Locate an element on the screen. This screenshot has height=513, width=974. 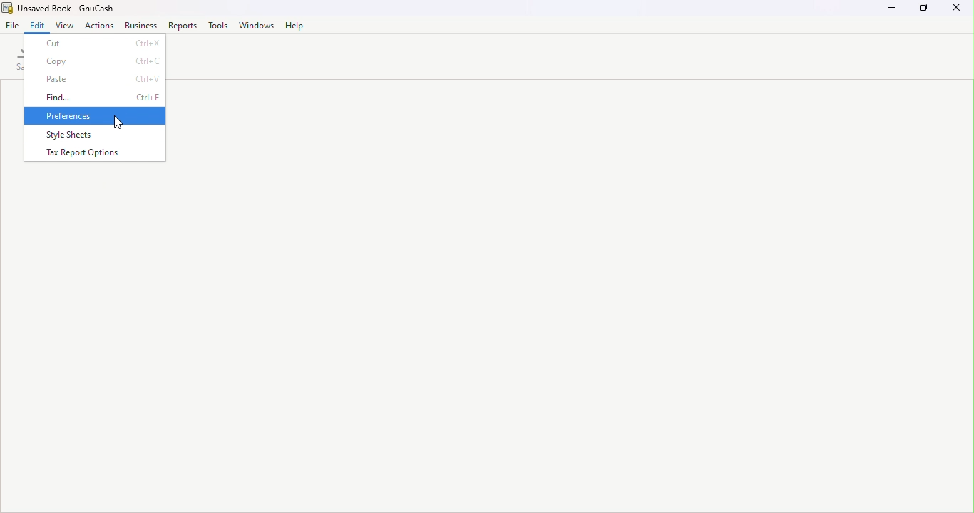
File name is located at coordinates (73, 9).